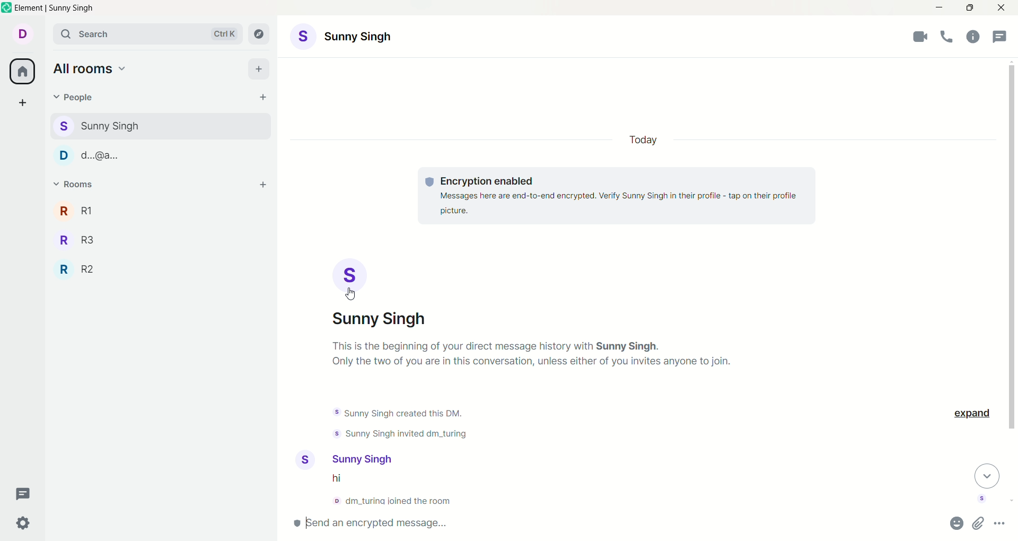  What do you see at coordinates (979, 523) in the screenshot?
I see `Attach document` at bounding box center [979, 523].